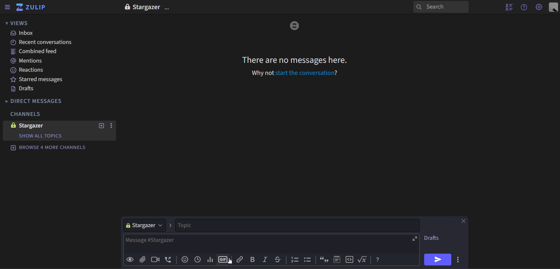 The image size is (560, 269). What do you see at coordinates (308, 260) in the screenshot?
I see `Bullets` at bounding box center [308, 260].